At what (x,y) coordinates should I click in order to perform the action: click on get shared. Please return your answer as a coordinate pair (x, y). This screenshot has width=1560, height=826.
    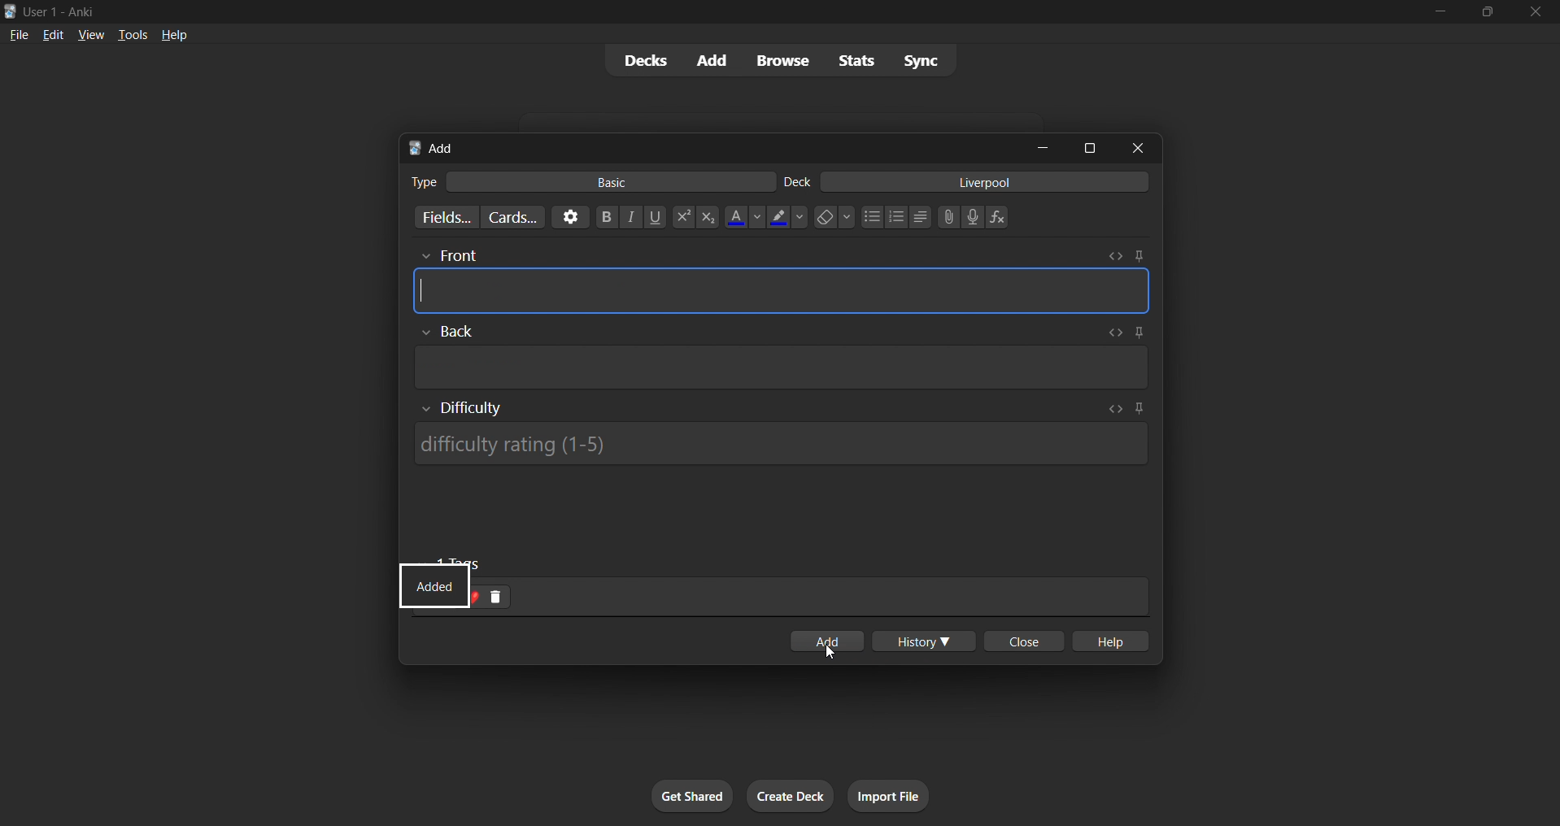
    Looking at the image, I should click on (694, 797).